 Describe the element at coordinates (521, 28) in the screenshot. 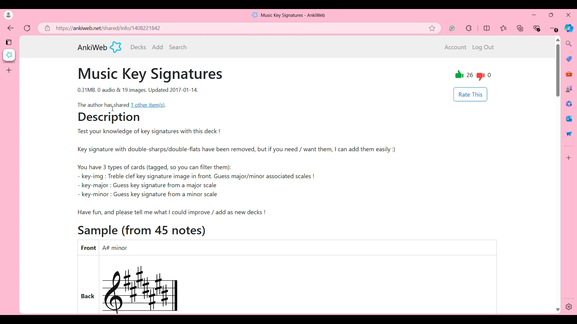

I see `Collections` at that location.